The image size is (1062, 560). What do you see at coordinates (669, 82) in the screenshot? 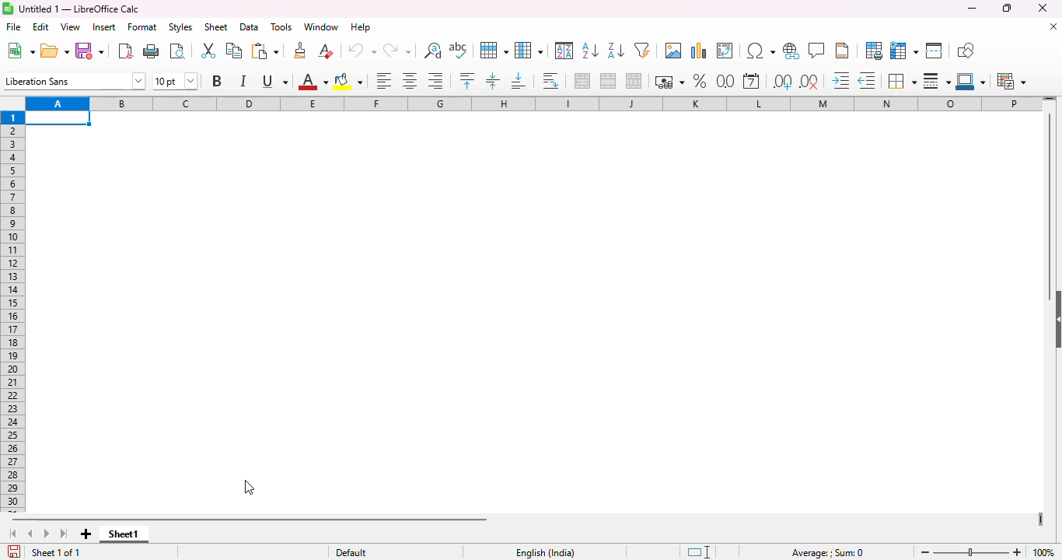
I see `format as currency` at bounding box center [669, 82].